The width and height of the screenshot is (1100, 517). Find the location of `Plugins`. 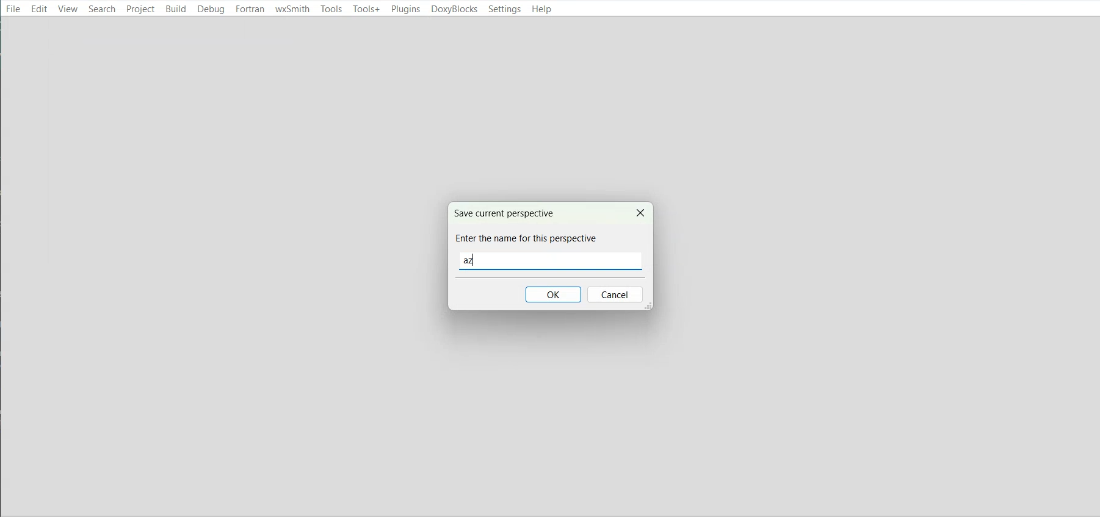

Plugins is located at coordinates (405, 9).